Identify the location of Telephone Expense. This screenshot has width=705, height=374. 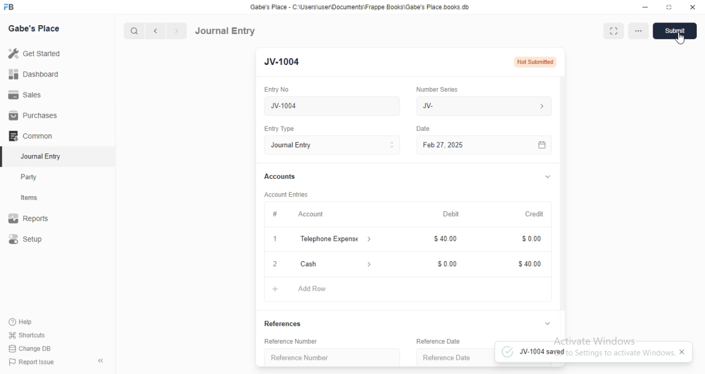
(337, 238).